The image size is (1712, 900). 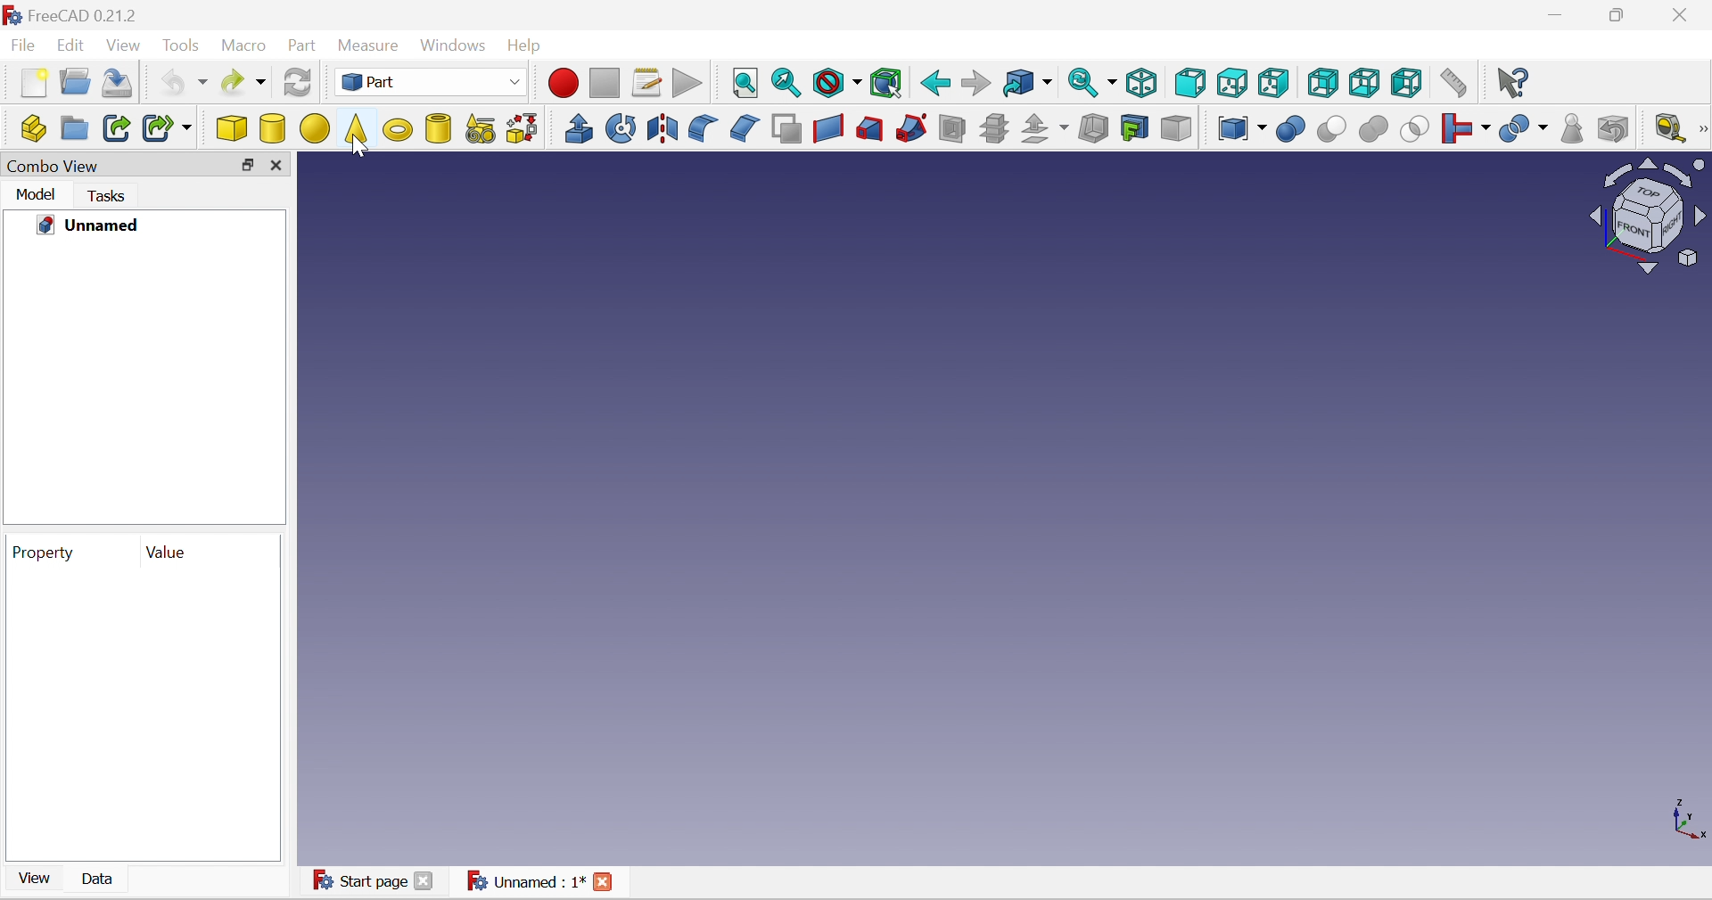 What do you see at coordinates (315, 129) in the screenshot?
I see `Sphere` at bounding box center [315, 129].